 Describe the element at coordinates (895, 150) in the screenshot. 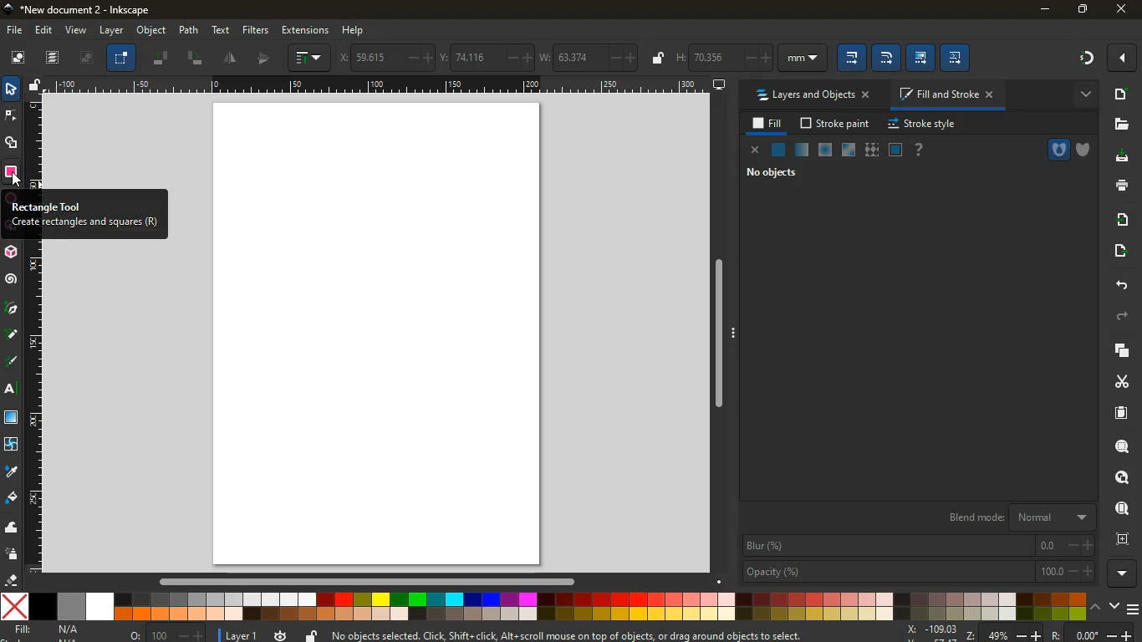

I see `glass` at that location.